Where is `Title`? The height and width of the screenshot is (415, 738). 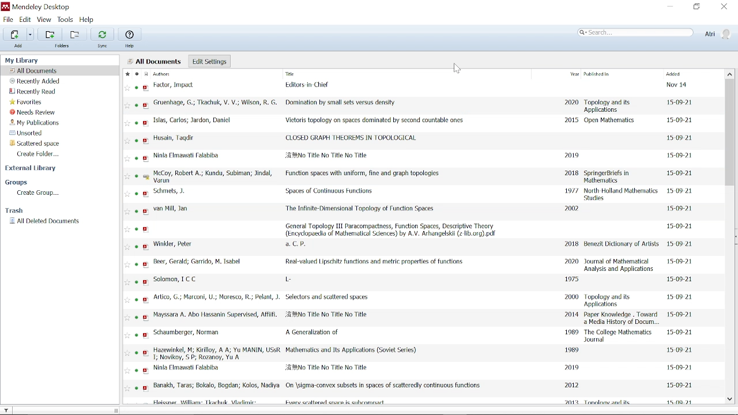
Title is located at coordinates (308, 74).